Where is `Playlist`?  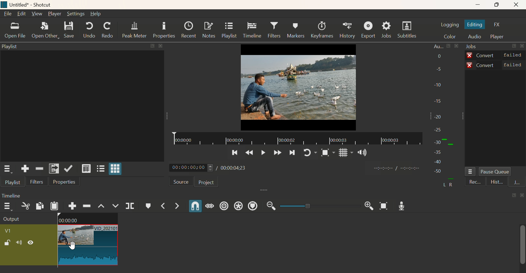 Playlist is located at coordinates (229, 30).